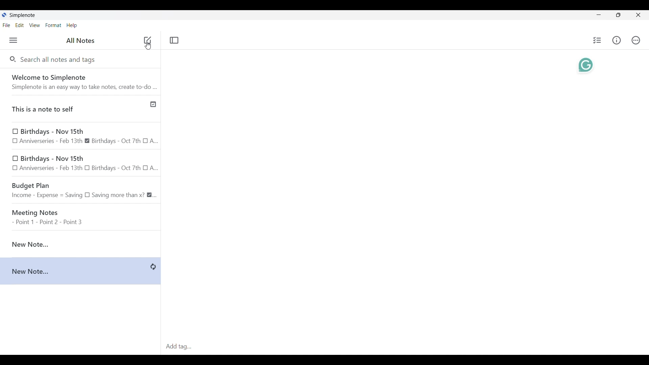 The width and height of the screenshot is (649, 365). What do you see at coordinates (23, 15) in the screenshot?
I see `Software name` at bounding box center [23, 15].